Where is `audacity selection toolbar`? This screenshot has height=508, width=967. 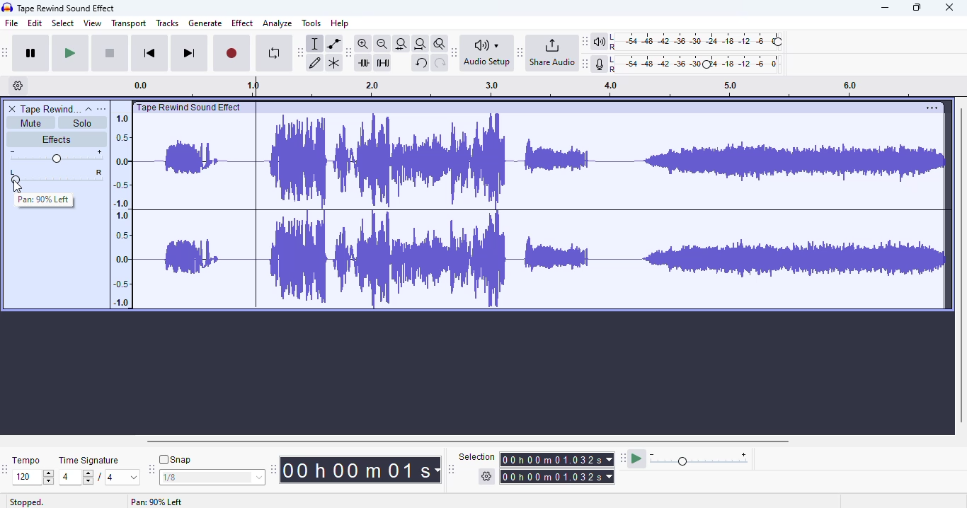
audacity selection toolbar is located at coordinates (451, 469).